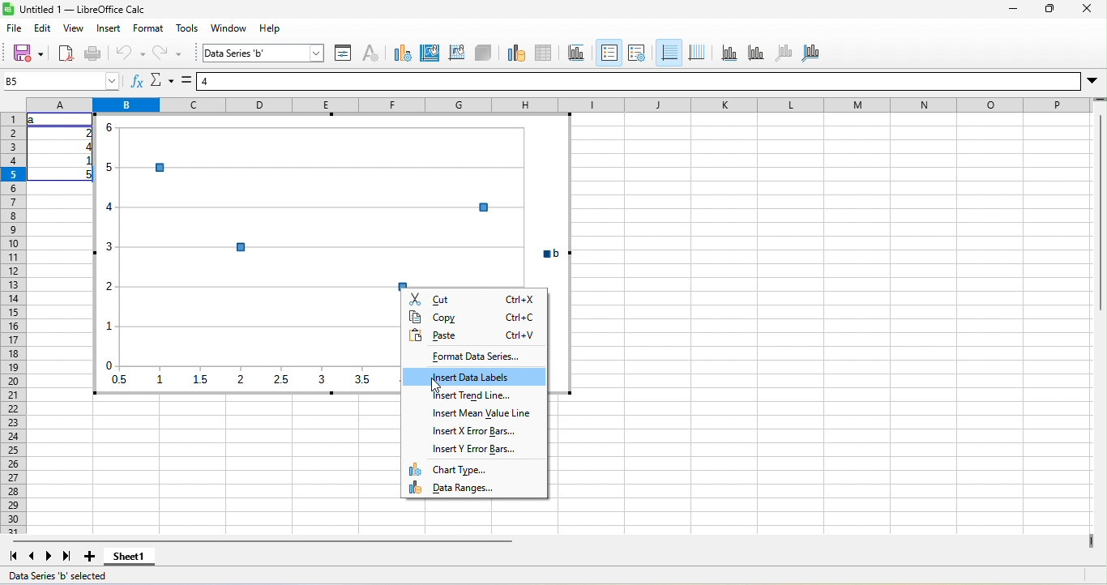  Describe the element at coordinates (67, 556) in the screenshot. I see `last sheet` at that location.